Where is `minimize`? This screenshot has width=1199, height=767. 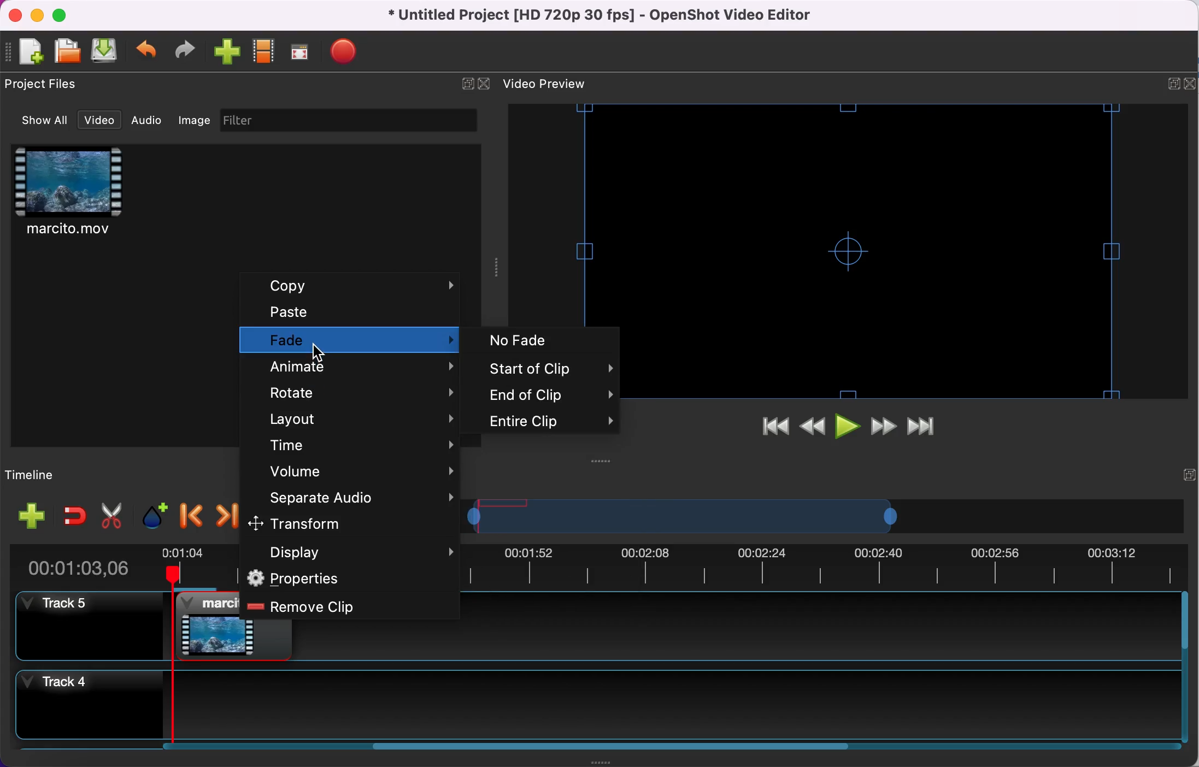
minimize is located at coordinates (38, 16).